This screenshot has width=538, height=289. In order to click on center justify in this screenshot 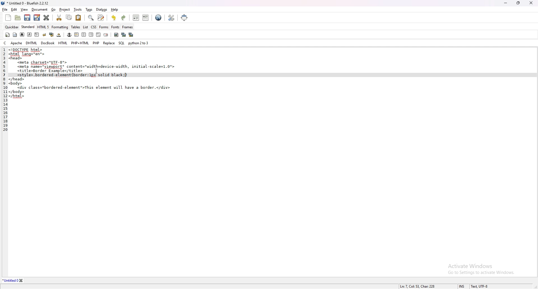, I will do `click(84, 34)`.